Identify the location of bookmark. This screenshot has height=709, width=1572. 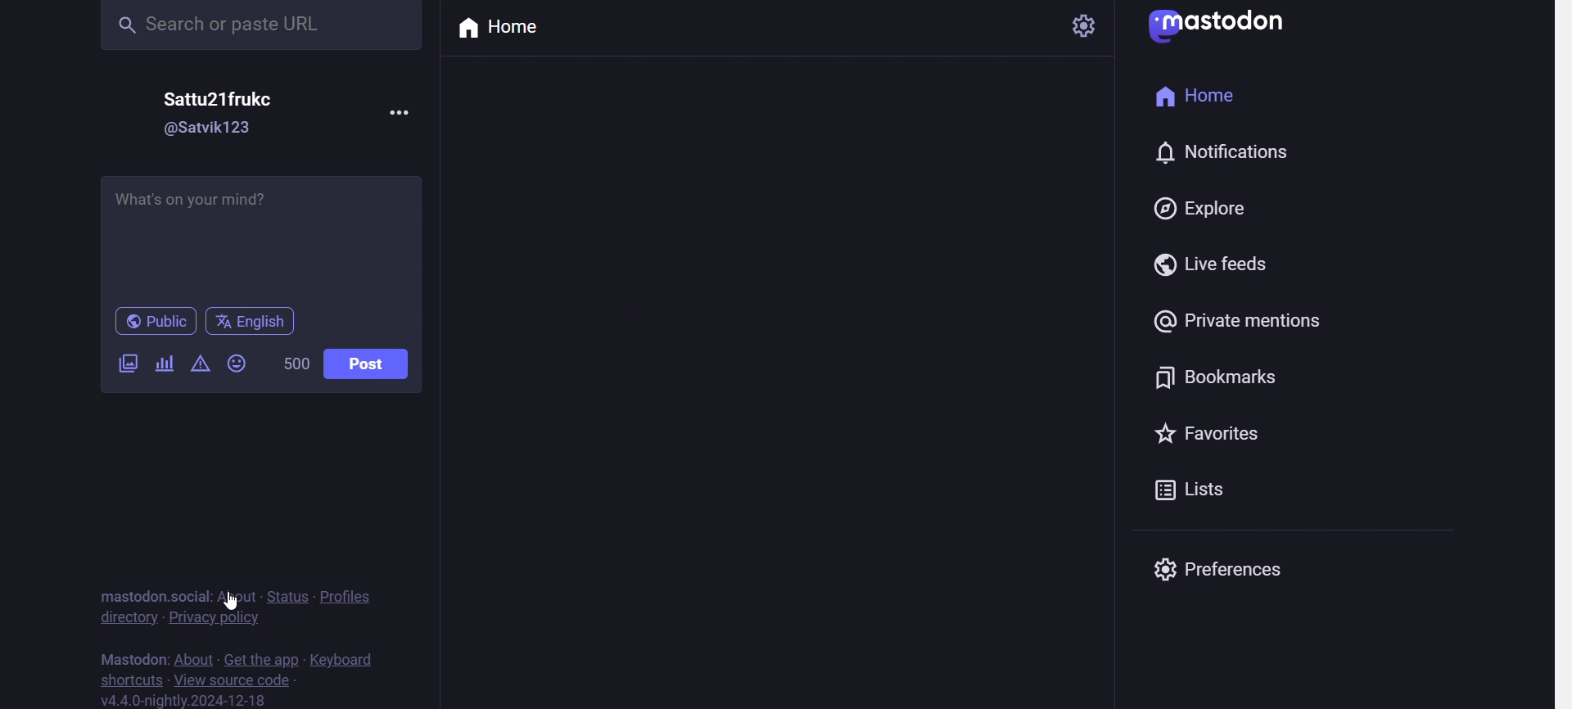
(1224, 381).